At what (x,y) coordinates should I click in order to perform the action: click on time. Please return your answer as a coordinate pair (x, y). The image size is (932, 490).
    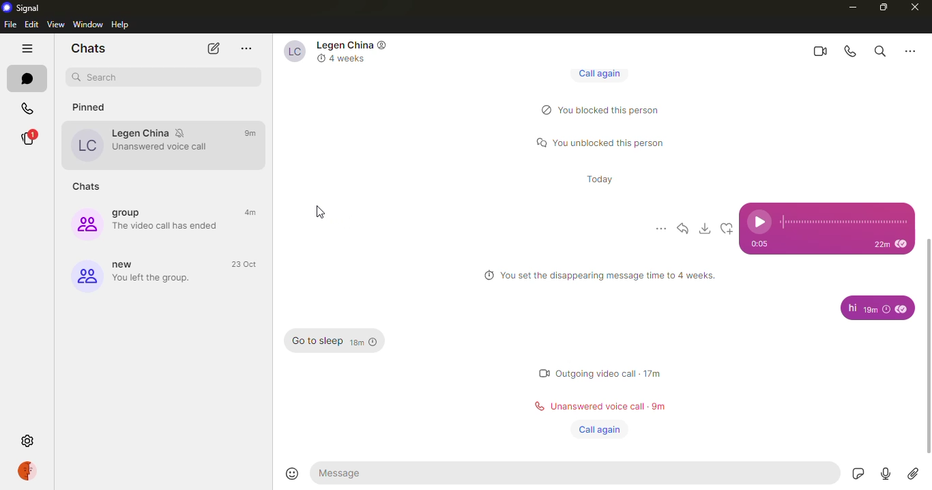
    Looking at the image, I should click on (759, 244).